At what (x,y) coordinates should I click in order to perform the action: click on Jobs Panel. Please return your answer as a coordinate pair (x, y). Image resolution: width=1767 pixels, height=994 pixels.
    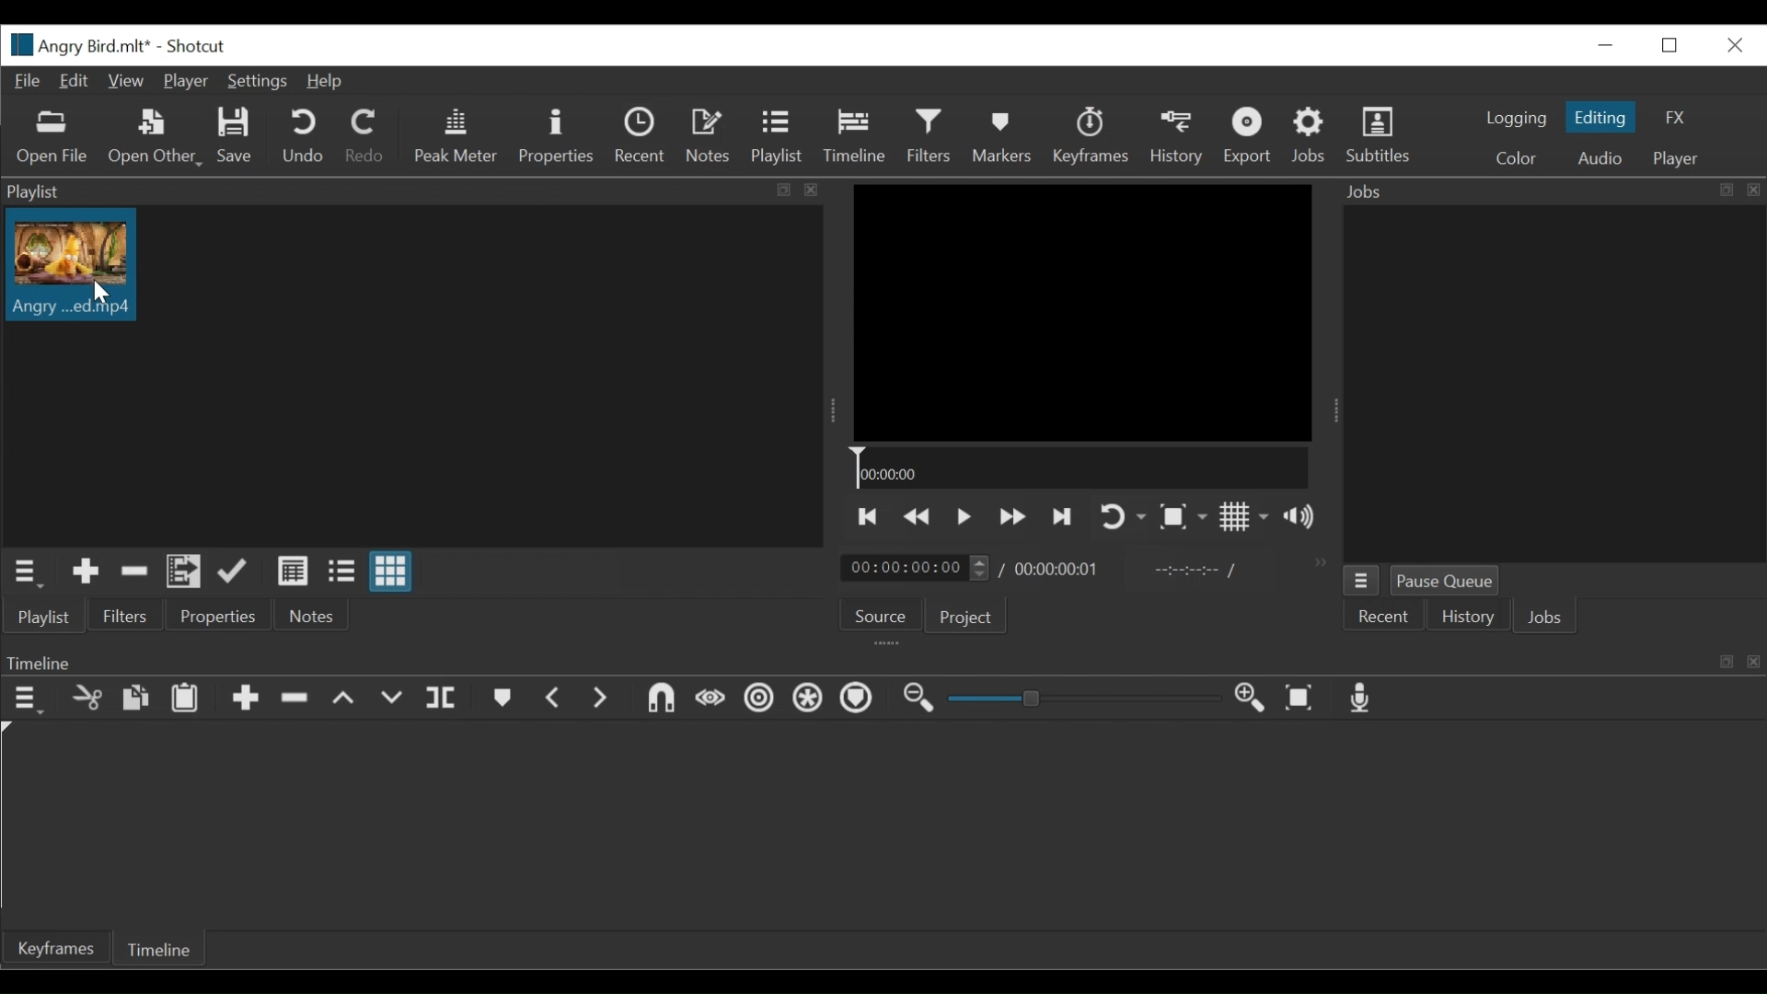
    Looking at the image, I should click on (1562, 385).